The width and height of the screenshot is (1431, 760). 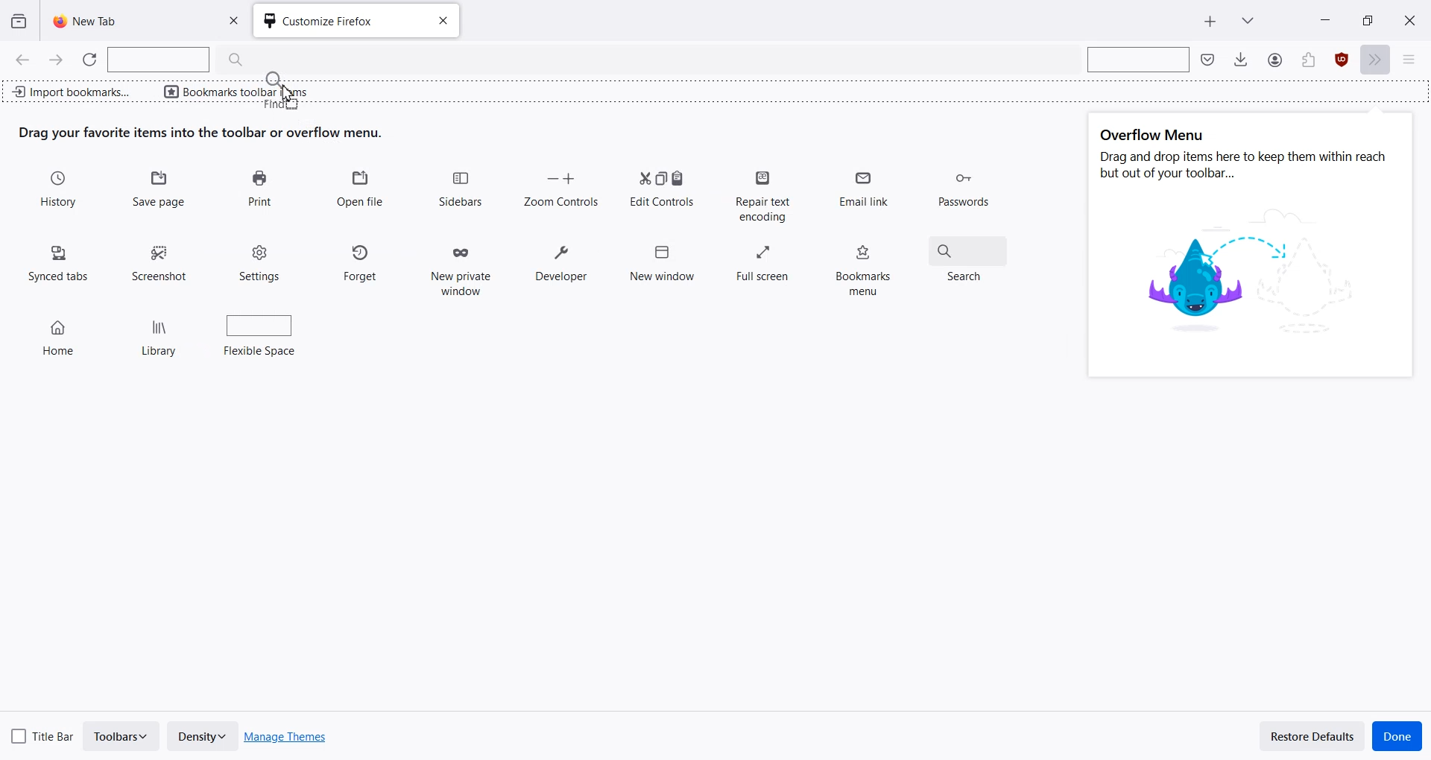 I want to click on New Tab, so click(x=127, y=21).